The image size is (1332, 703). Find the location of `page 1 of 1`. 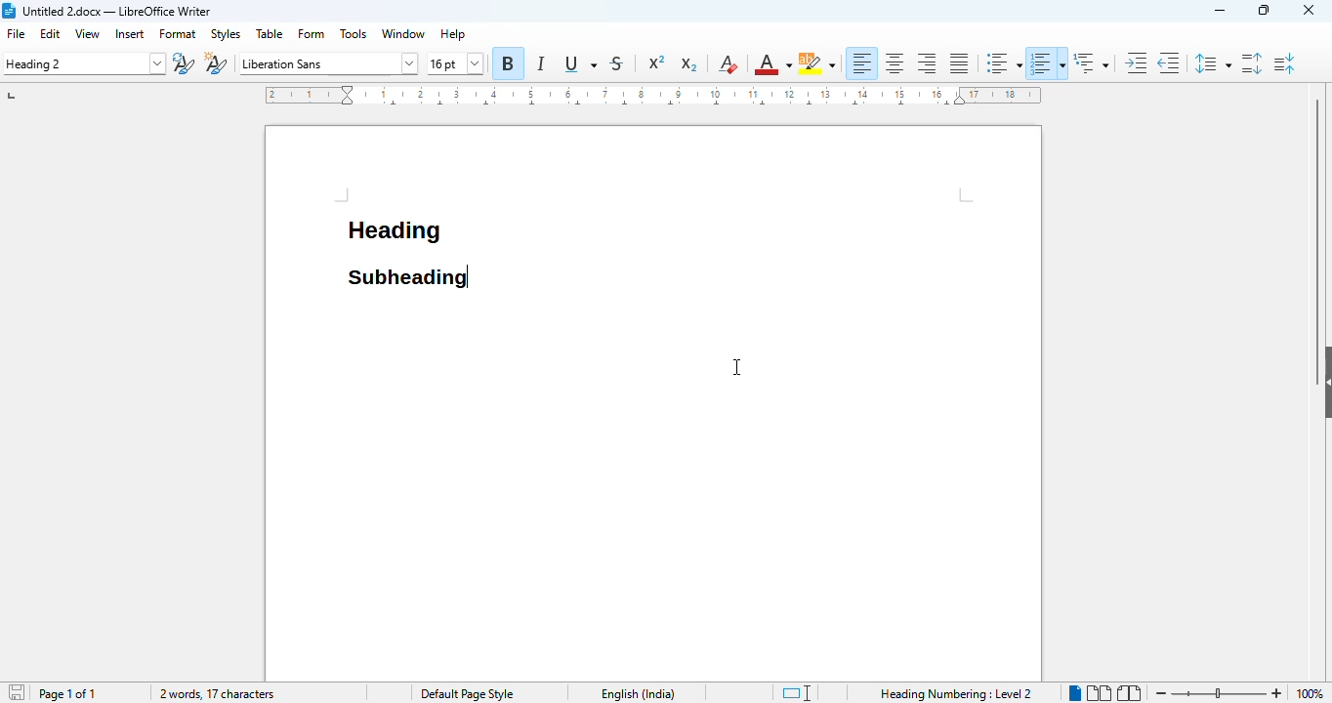

page 1 of 1 is located at coordinates (67, 694).